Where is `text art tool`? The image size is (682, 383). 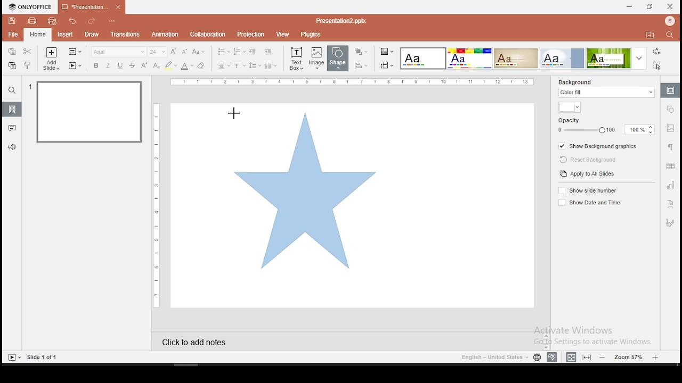
text art tool is located at coordinates (669, 205).